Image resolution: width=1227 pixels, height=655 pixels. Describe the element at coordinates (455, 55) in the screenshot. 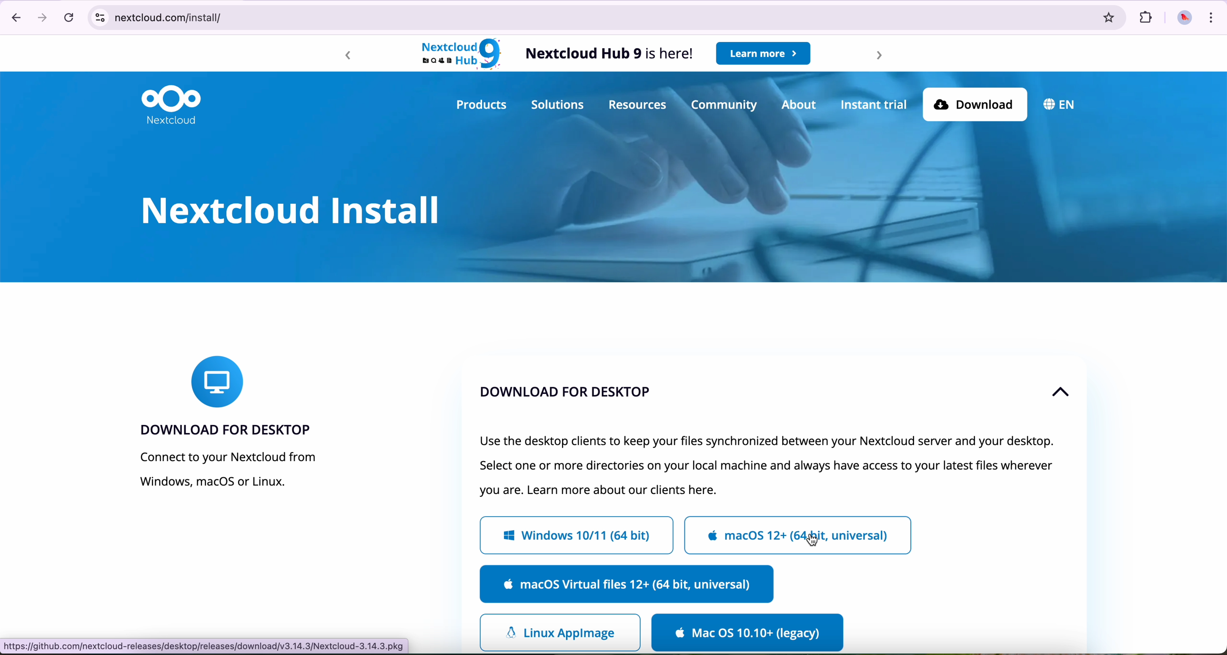

I see `Nextcloud hub 9 logo` at that location.